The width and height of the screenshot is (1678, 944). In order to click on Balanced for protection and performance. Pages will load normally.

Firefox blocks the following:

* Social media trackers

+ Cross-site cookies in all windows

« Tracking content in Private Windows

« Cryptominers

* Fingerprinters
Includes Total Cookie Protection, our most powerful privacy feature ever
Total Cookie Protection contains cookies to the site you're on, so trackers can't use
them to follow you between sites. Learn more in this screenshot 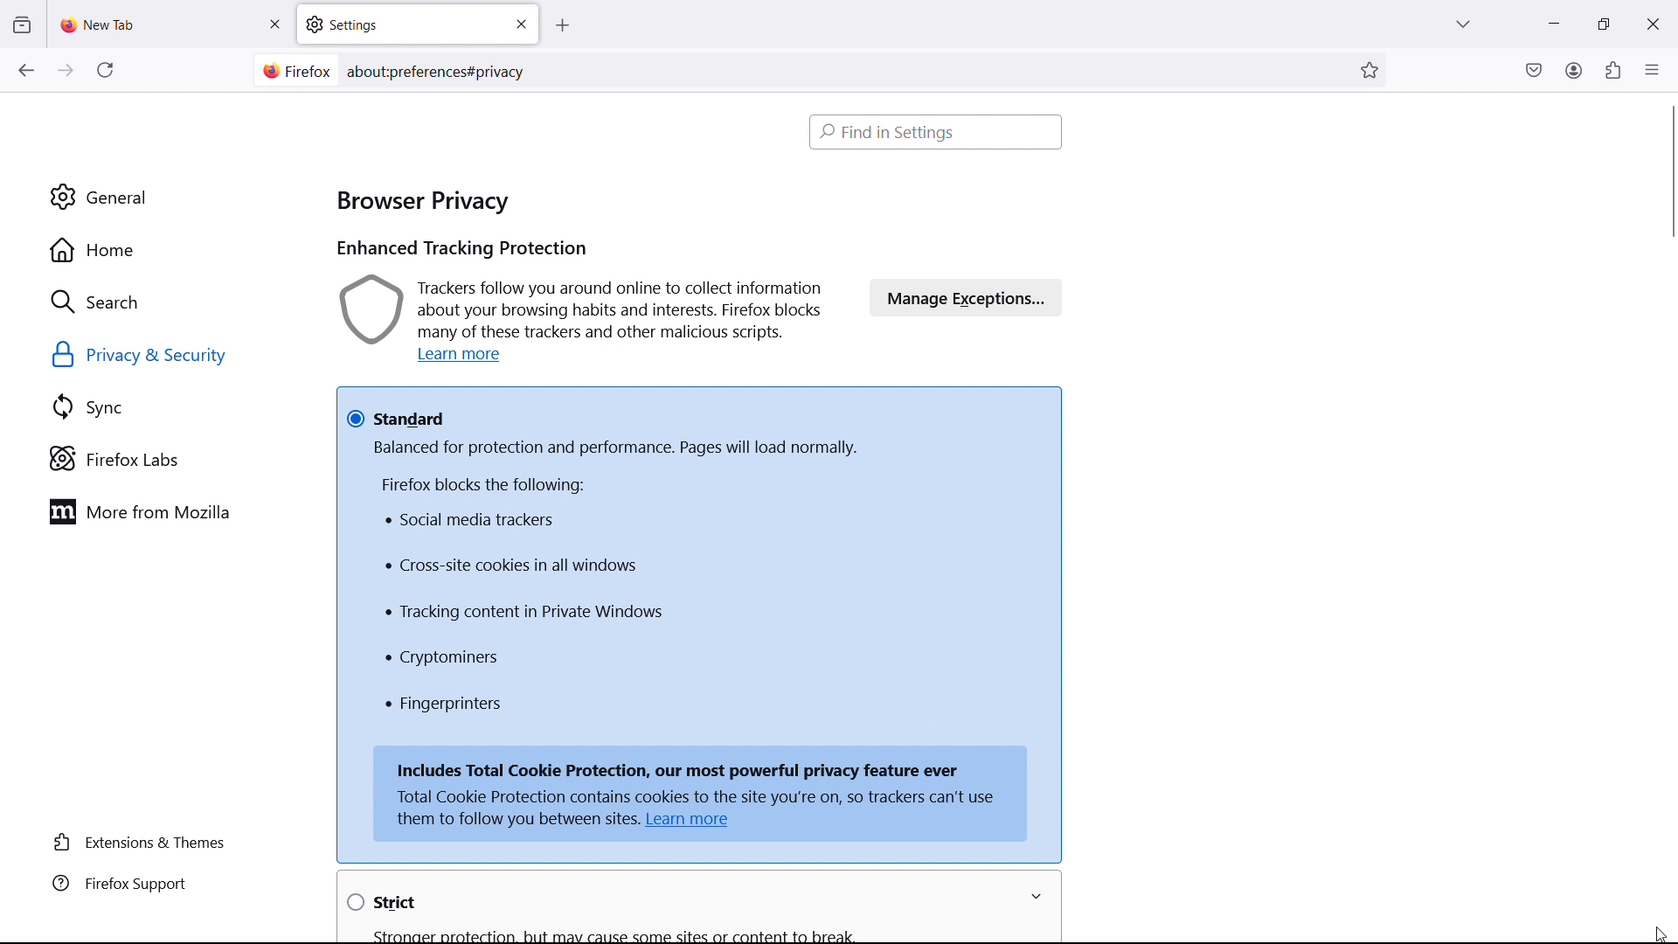, I will do `click(701, 642)`.